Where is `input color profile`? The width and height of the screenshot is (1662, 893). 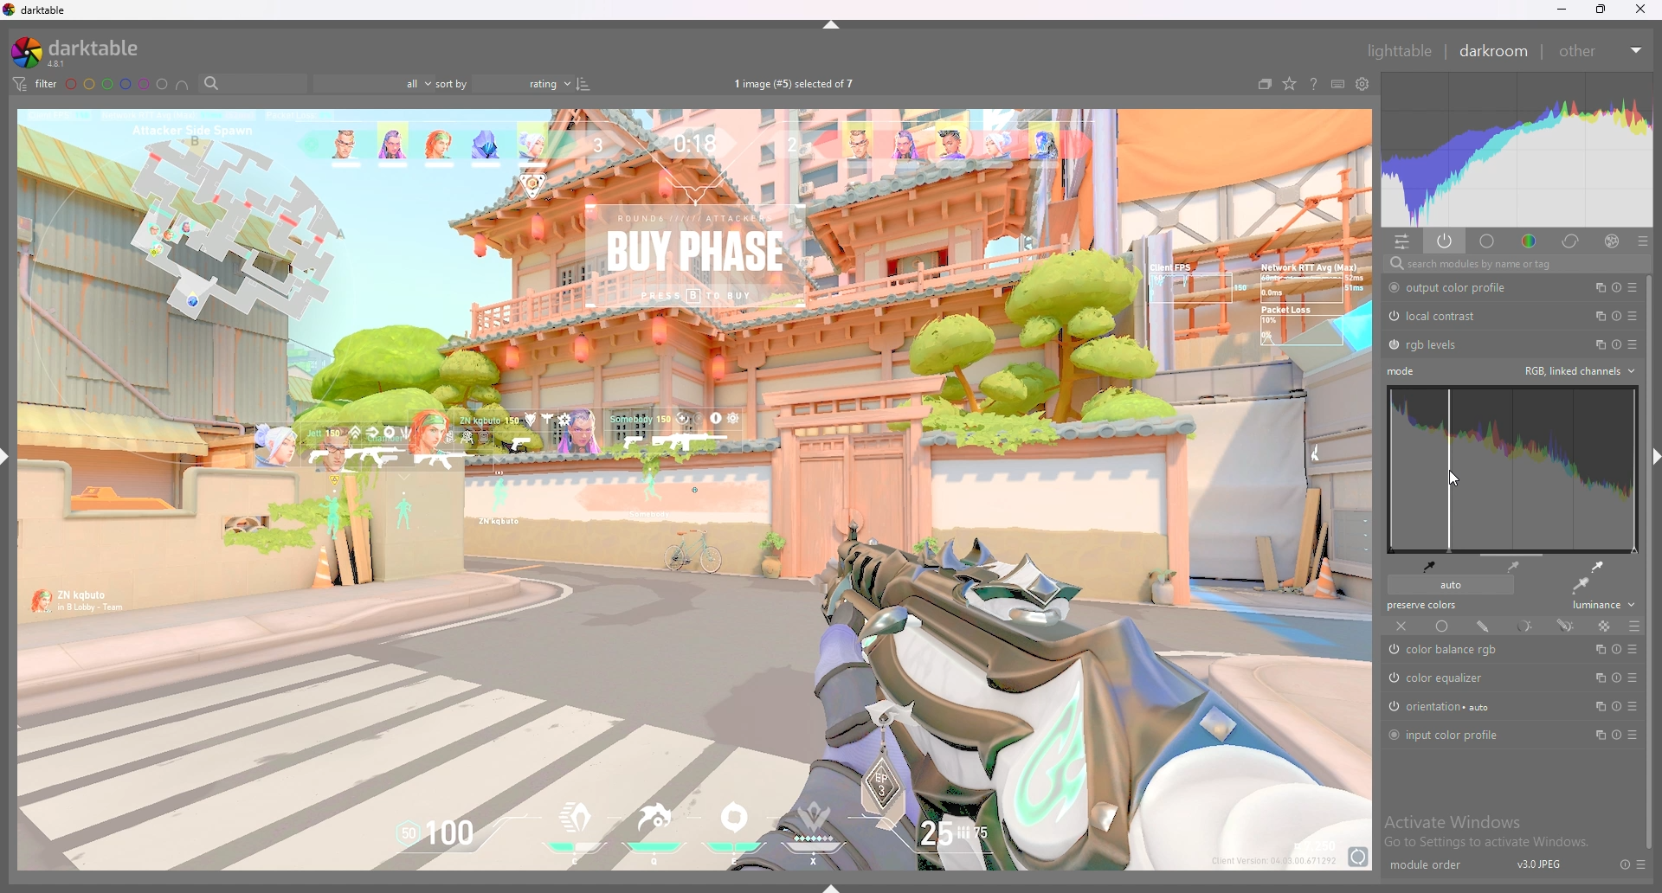 input color profile is located at coordinates (1453, 735).